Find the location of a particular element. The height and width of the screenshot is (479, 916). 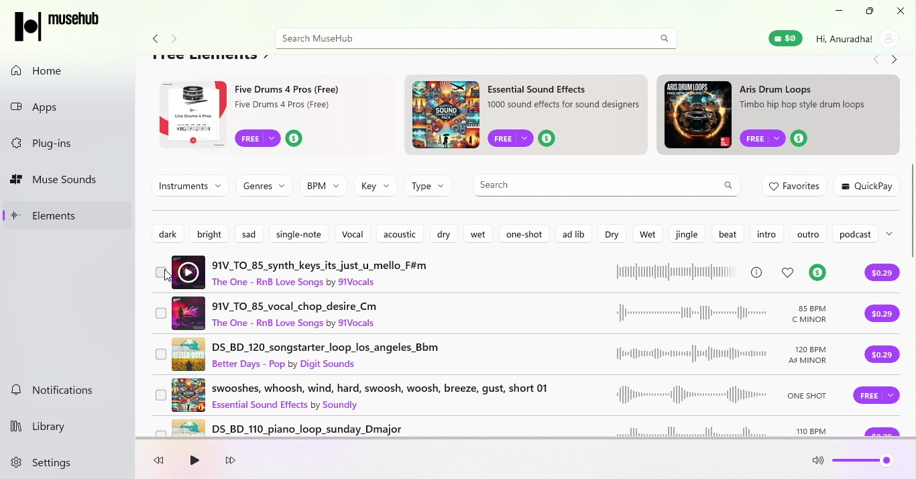

ad is located at coordinates (528, 117).